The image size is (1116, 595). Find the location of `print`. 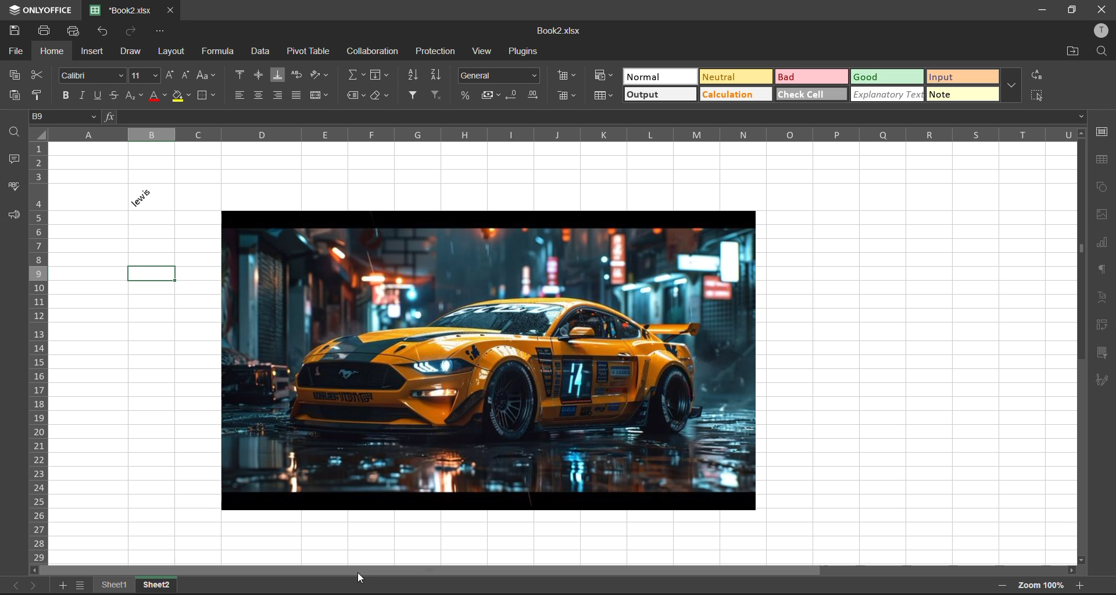

print is located at coordinates (44, 31).